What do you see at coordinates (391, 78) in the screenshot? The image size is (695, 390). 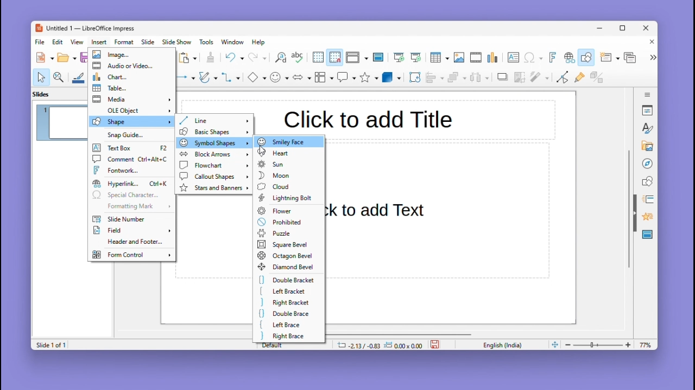 I see `Cuboid` at bounding box center [391, 78].